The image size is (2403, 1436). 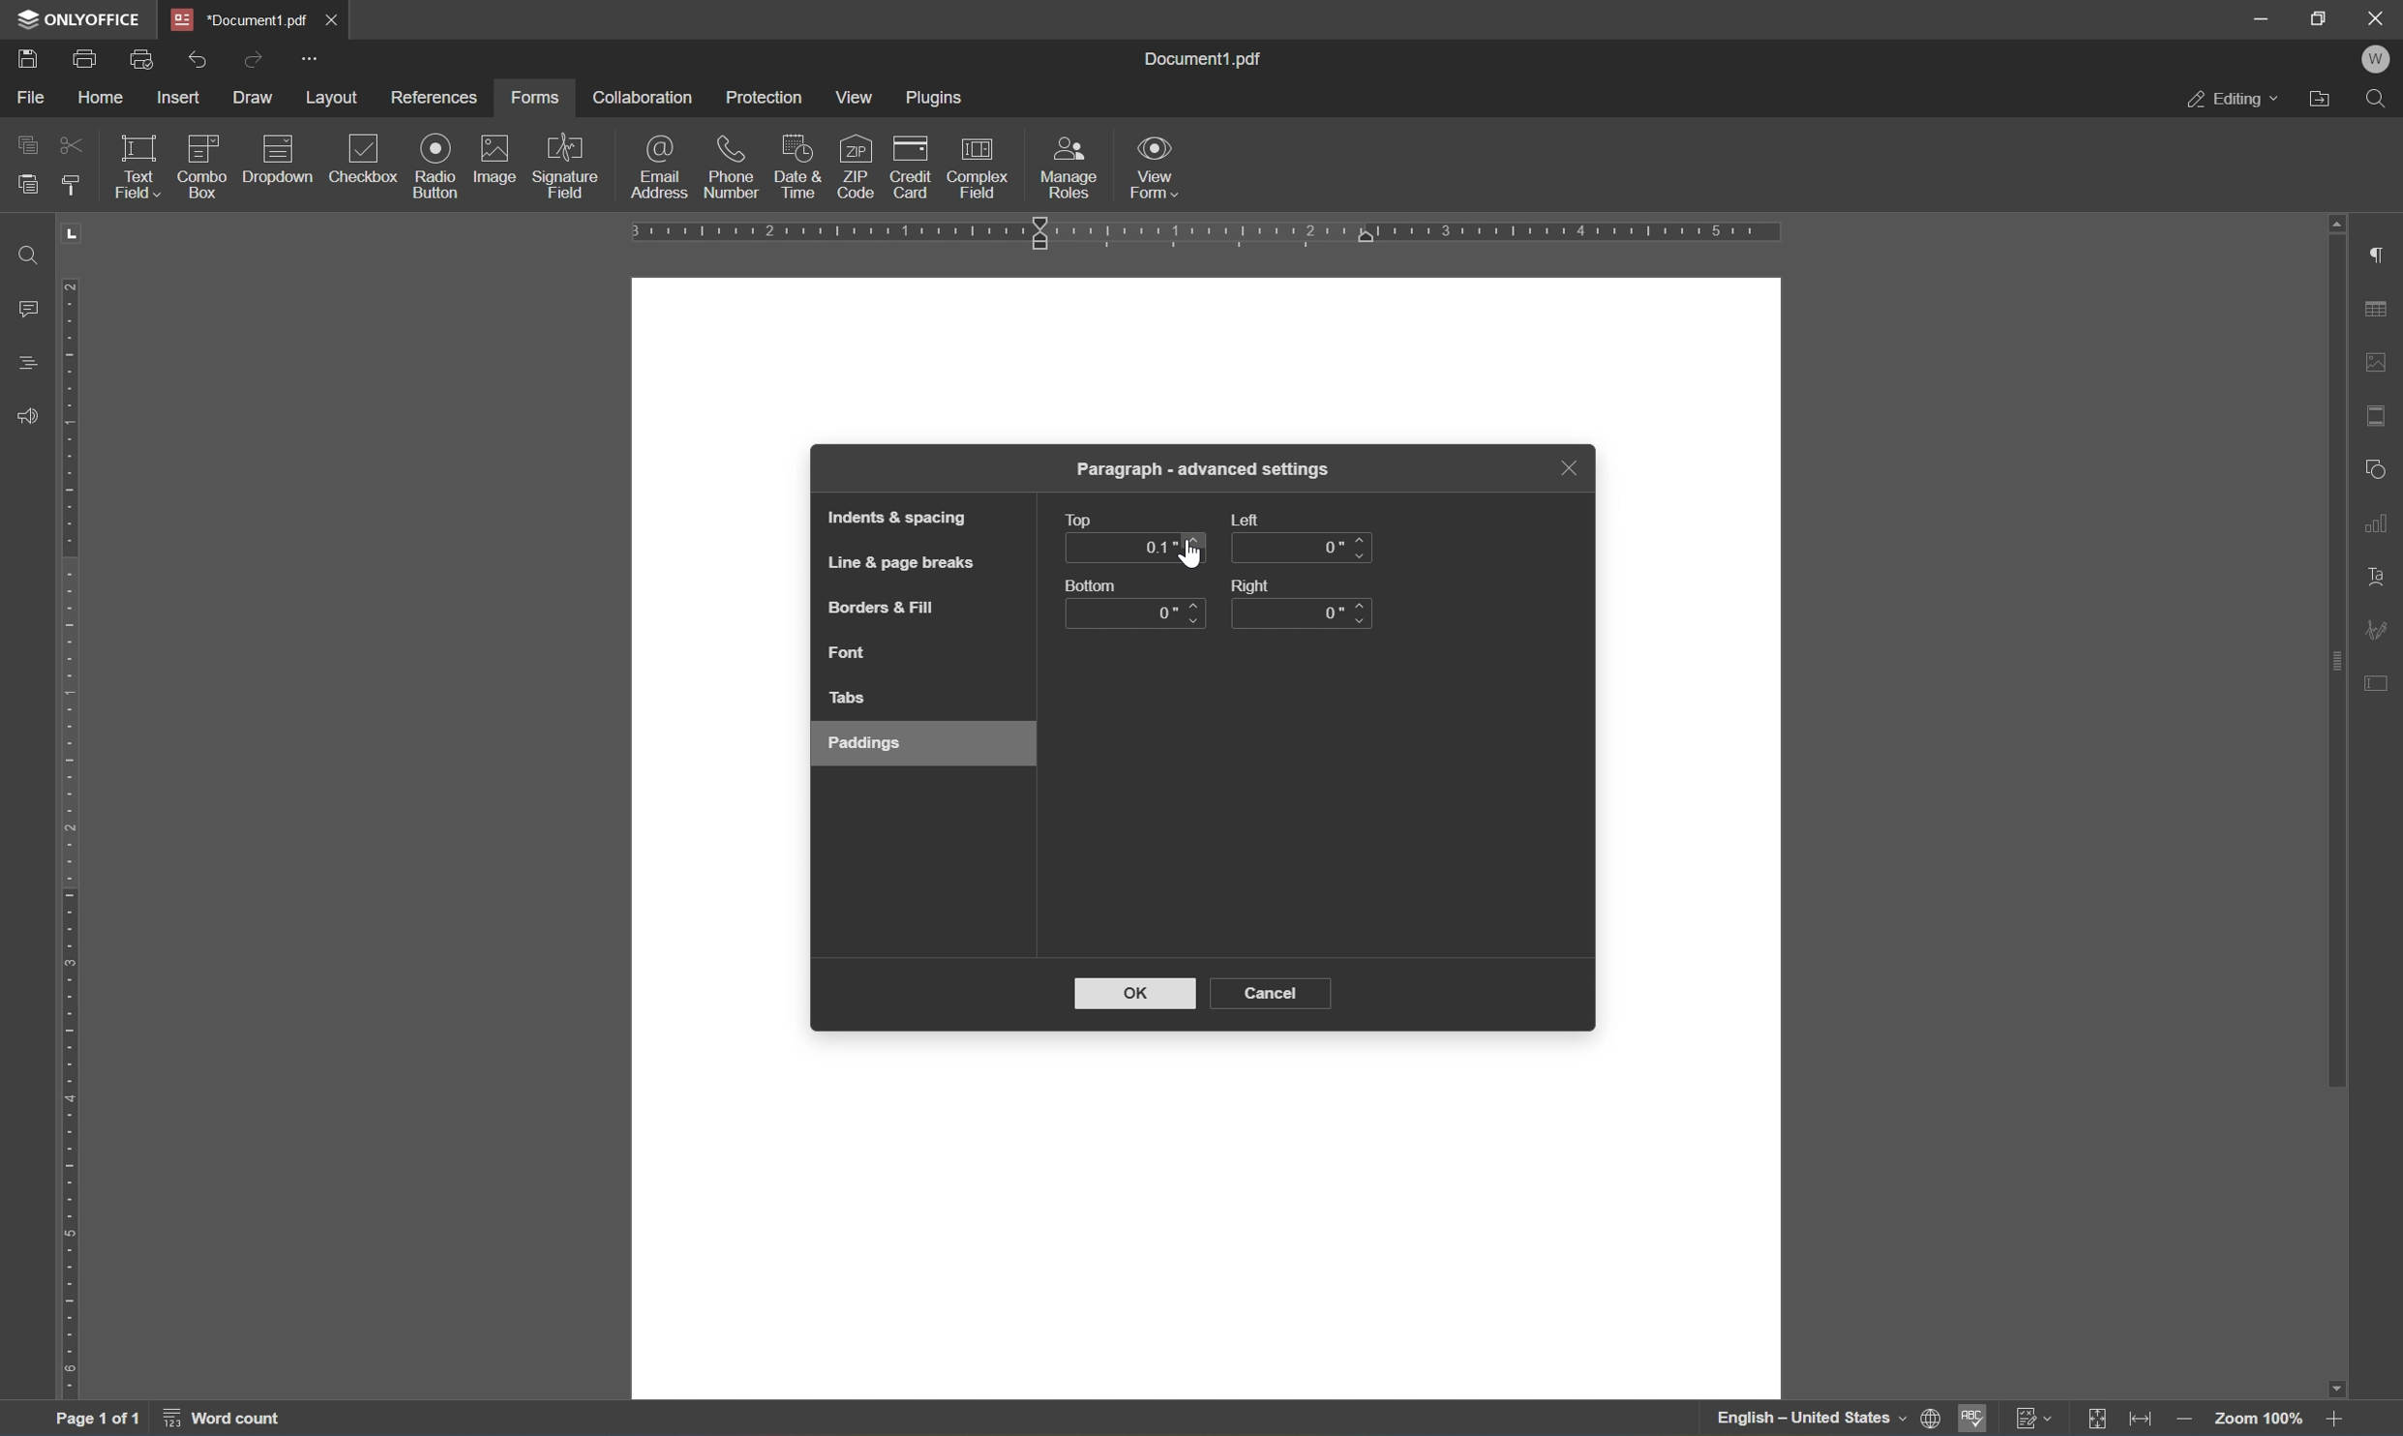 What do you see at coordinates (1069, 166) in the screenshot?
I see `manage roles` at bounding box center [1069, 166].